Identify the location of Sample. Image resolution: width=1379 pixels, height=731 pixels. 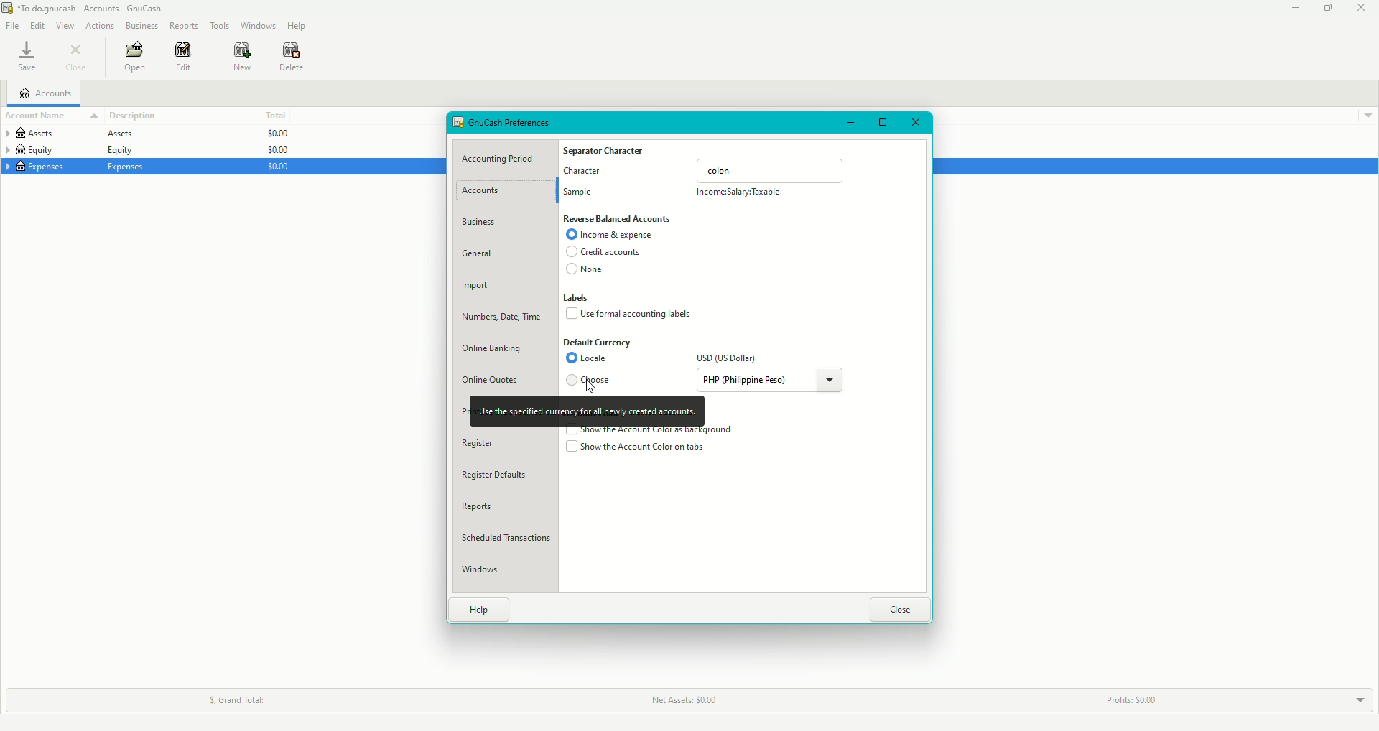
(580, 193).